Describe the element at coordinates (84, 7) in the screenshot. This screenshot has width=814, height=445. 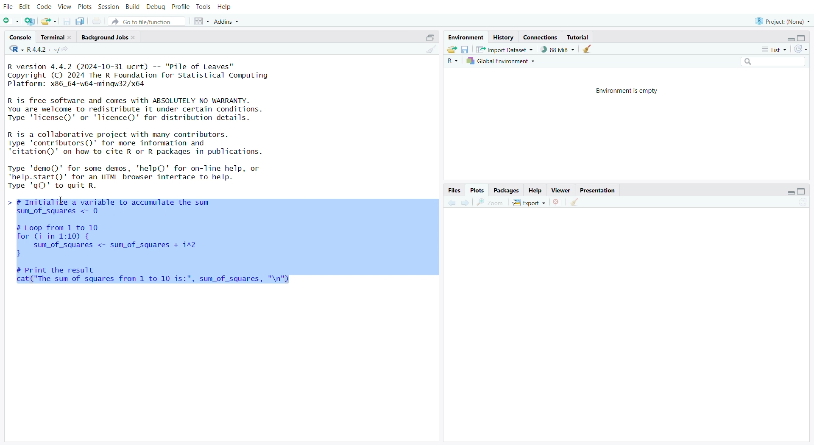
I see `plots` at that location.